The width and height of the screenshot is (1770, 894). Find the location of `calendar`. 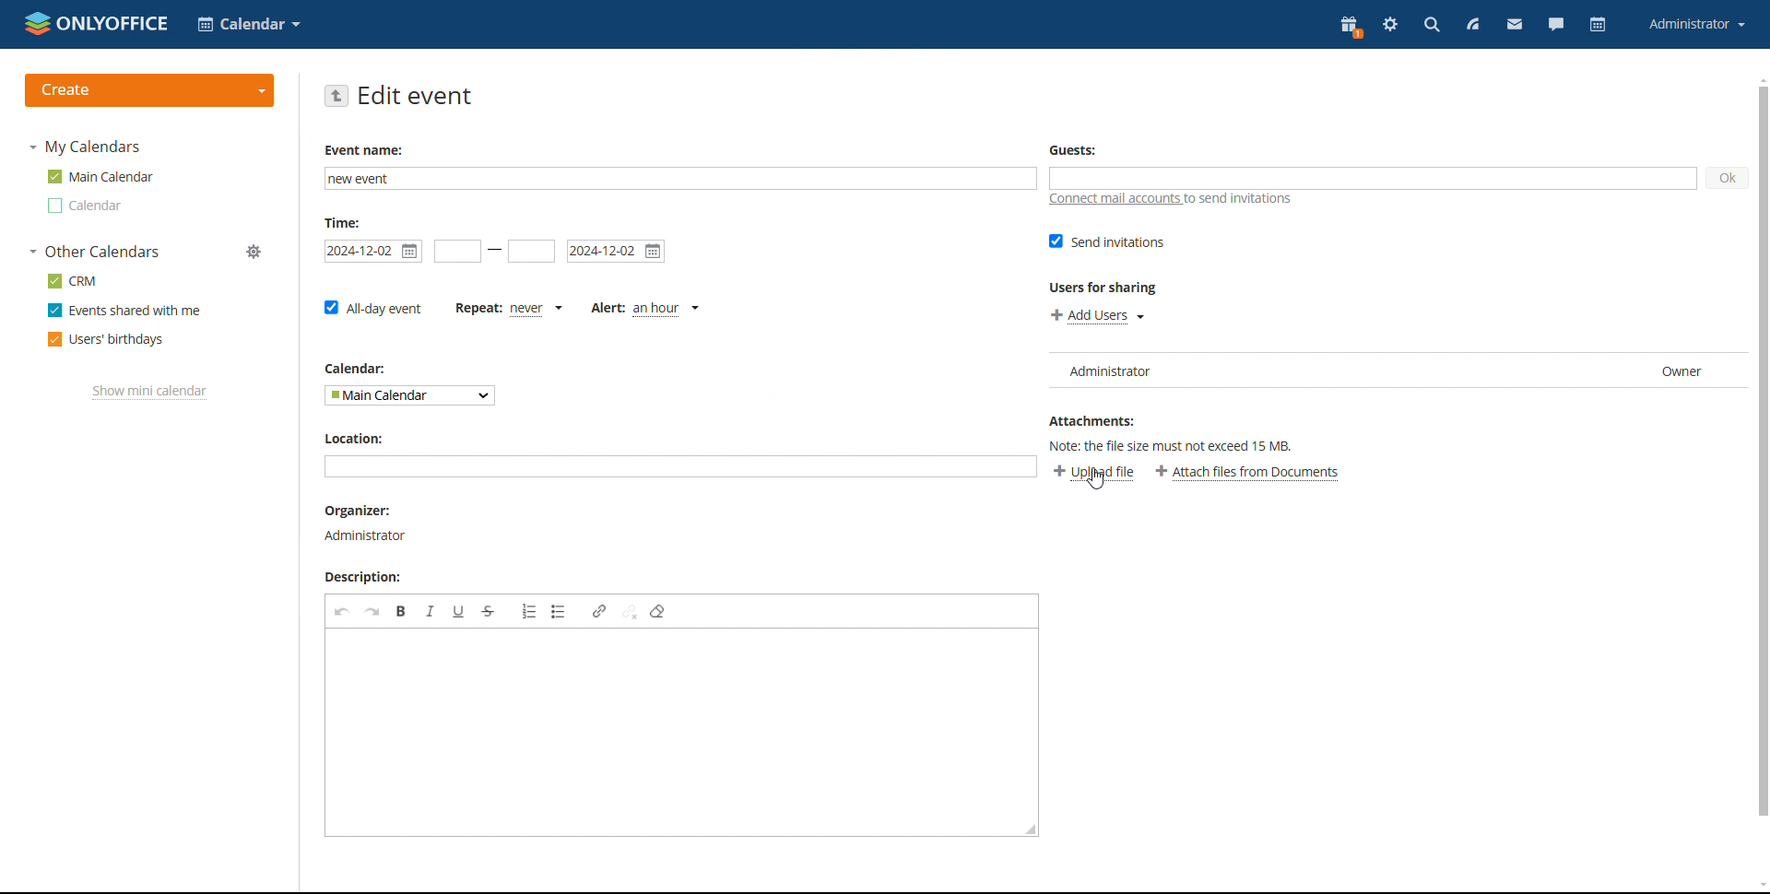

calendar is located at coordinates (352, 371).